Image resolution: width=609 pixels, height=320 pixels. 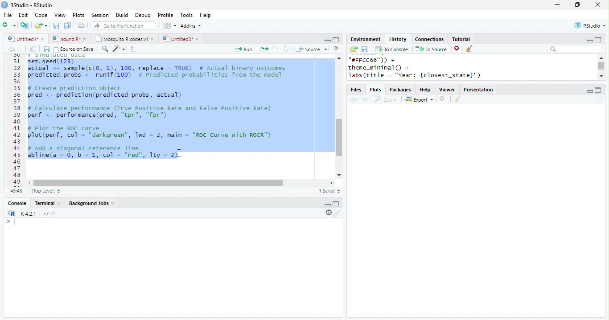 What do you see at coordinates (158, 66) in the screenshot?
I see `simulated data set.seed(123) actual <- sample(c(0, 1), 100, replace = TRUE) # Actual binary outcomespredicted probs < runif(100) # Predicted probabilities from the model` at bounding box center [158, 66].